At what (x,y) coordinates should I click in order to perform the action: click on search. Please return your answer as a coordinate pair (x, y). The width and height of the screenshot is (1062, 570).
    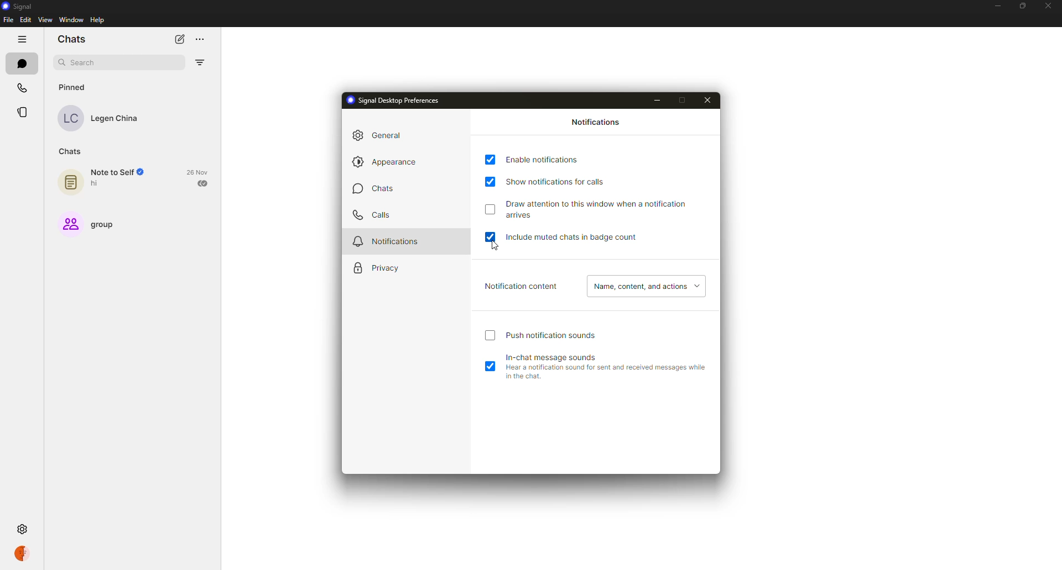
    Looking at the image, I should click on (83, 61).